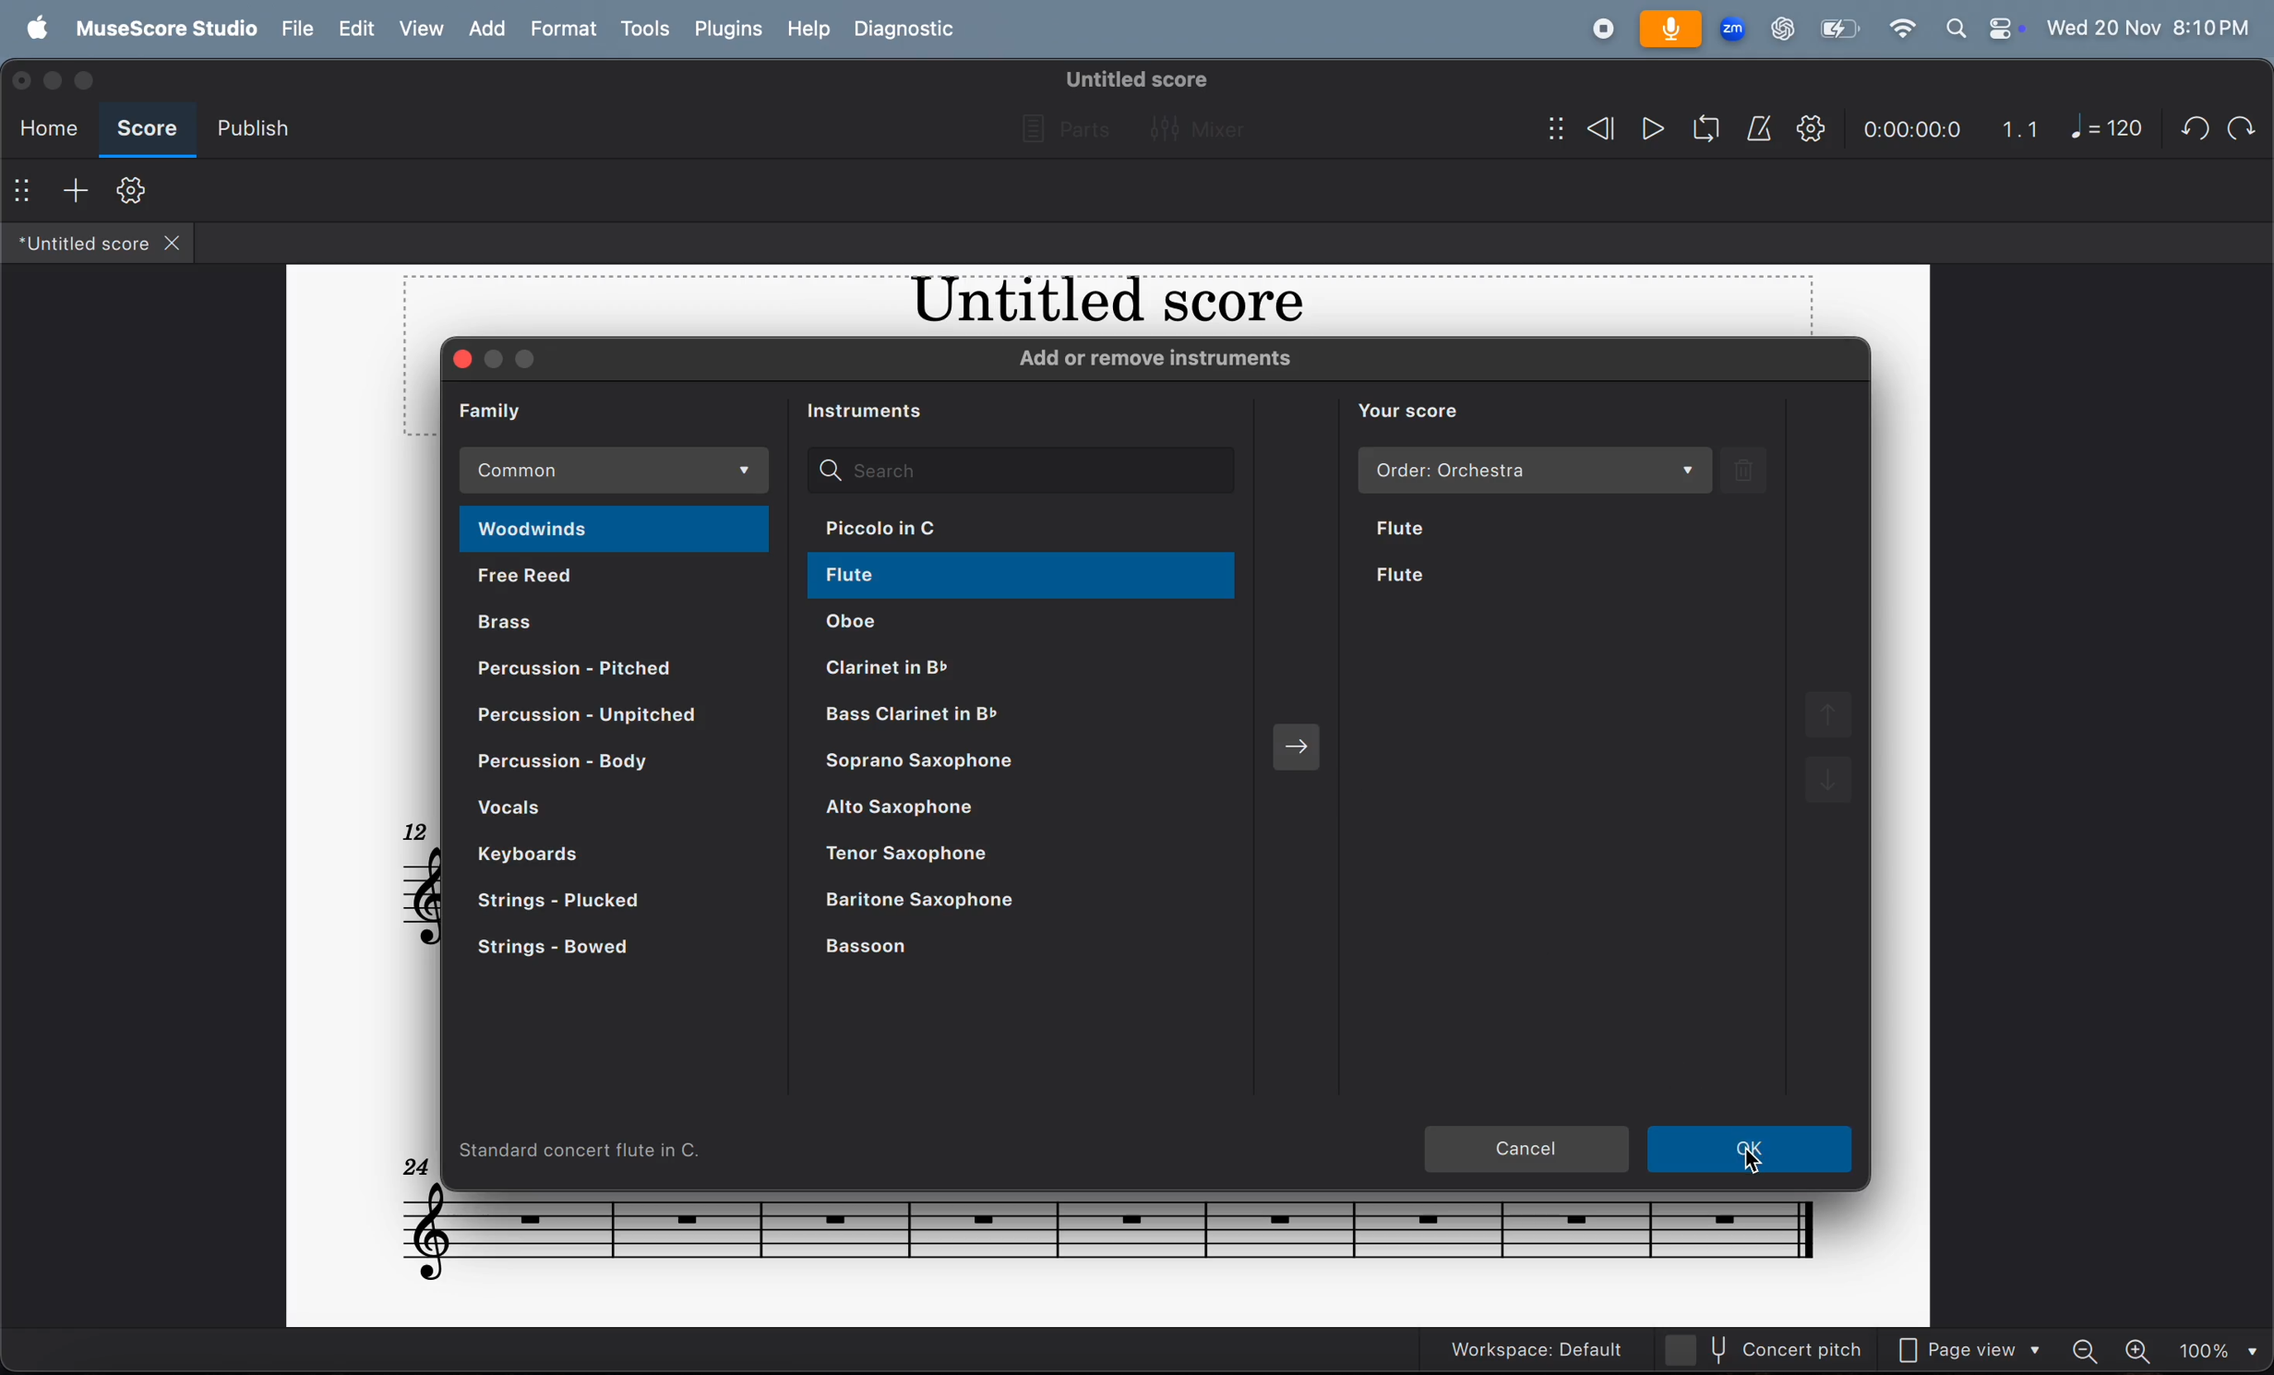  What do you see at coordinates (50, 126) in the screenshot?
I see `home` at bounding box center [50, 126].